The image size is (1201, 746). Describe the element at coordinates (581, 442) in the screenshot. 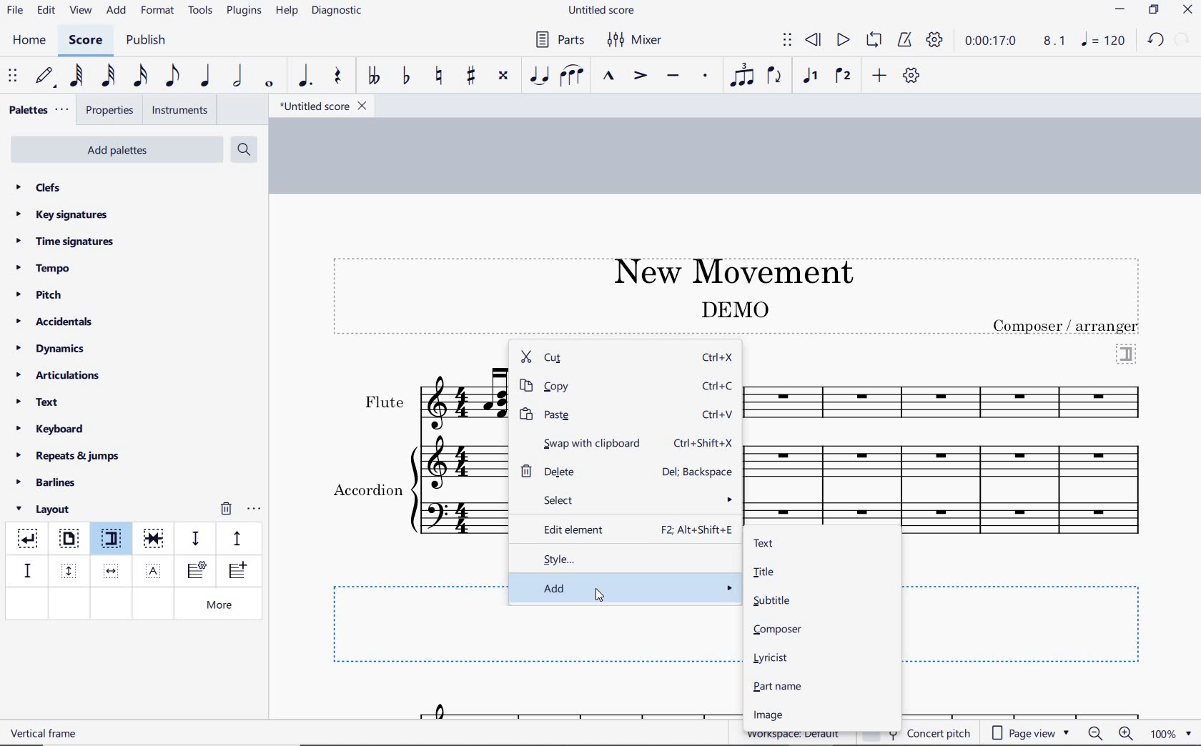

I see `swap with clipboard` at that location.